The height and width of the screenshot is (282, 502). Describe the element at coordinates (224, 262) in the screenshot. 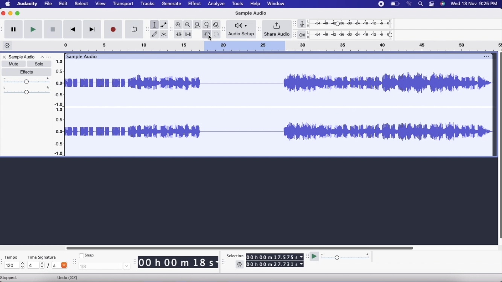

I see `move toolbar` at that location.